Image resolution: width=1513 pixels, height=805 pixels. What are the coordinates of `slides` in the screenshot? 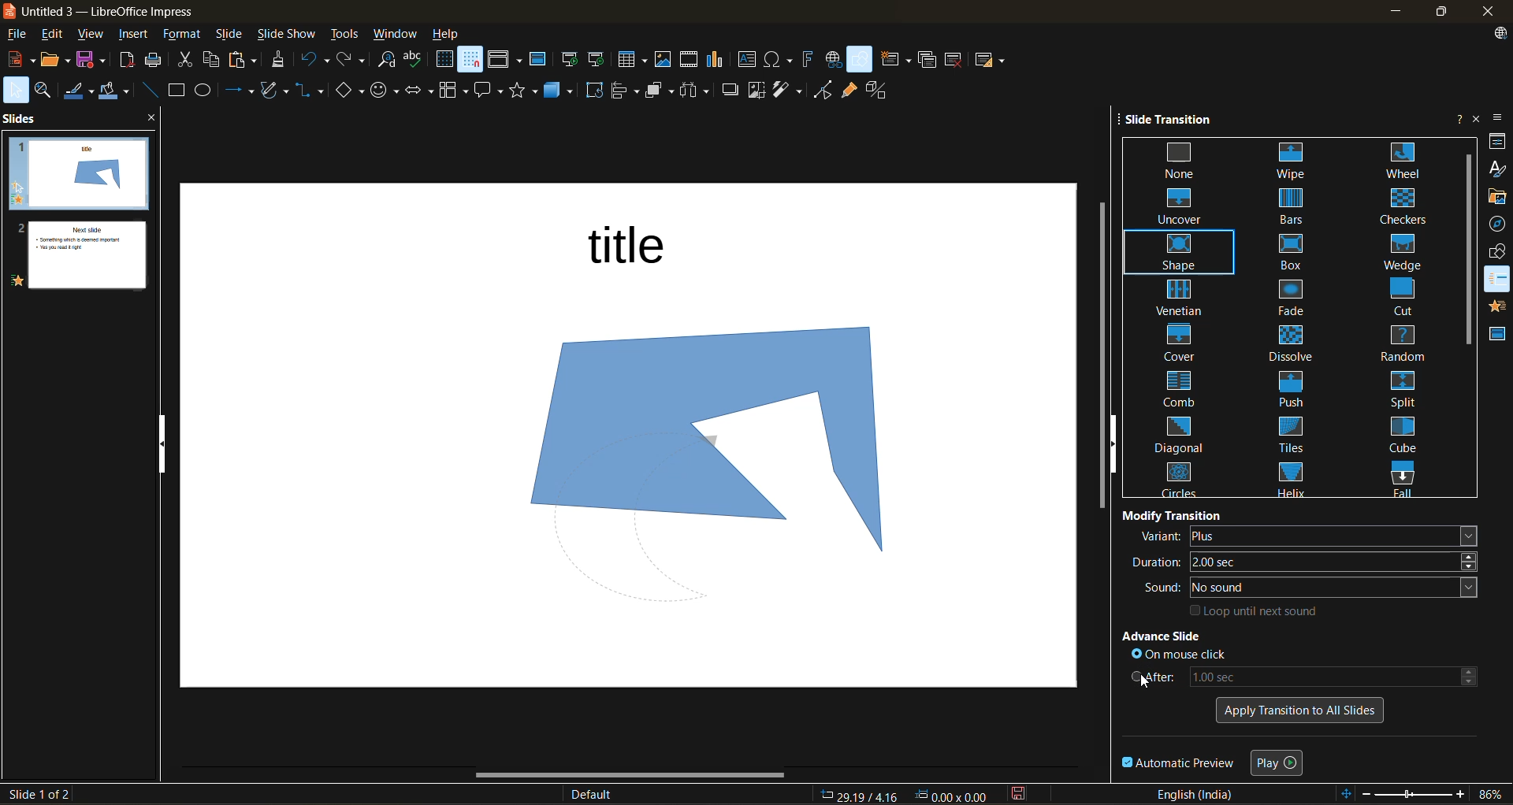 It's located at (22, 121).